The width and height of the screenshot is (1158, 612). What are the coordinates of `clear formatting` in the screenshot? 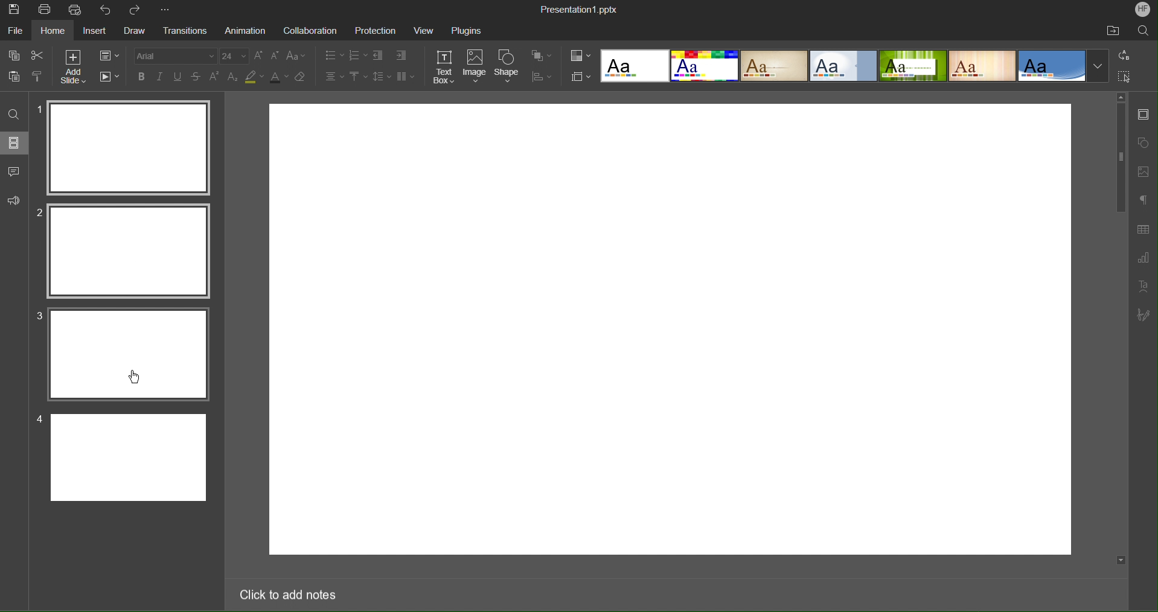 It's located at (301, 78).